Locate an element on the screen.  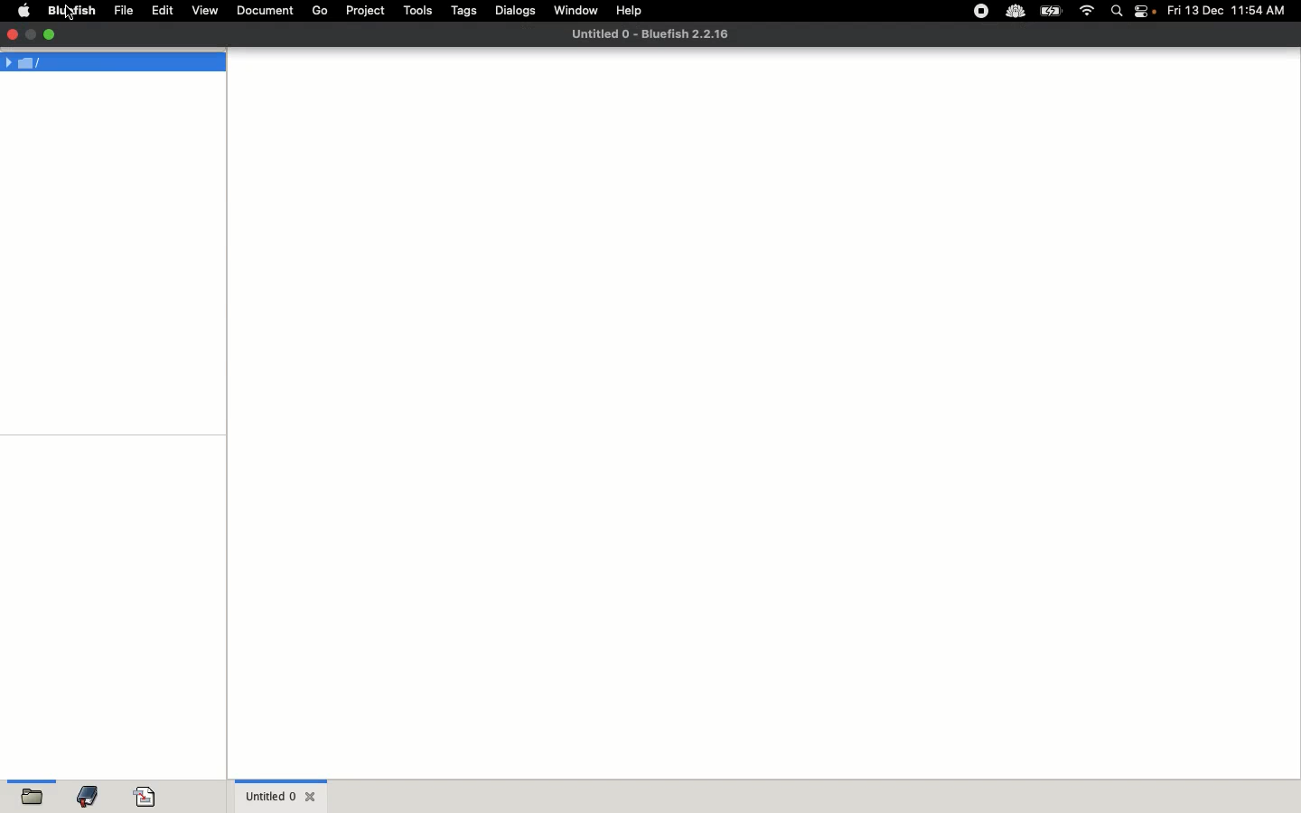
Dialogs is located at coordinates (515, 10).